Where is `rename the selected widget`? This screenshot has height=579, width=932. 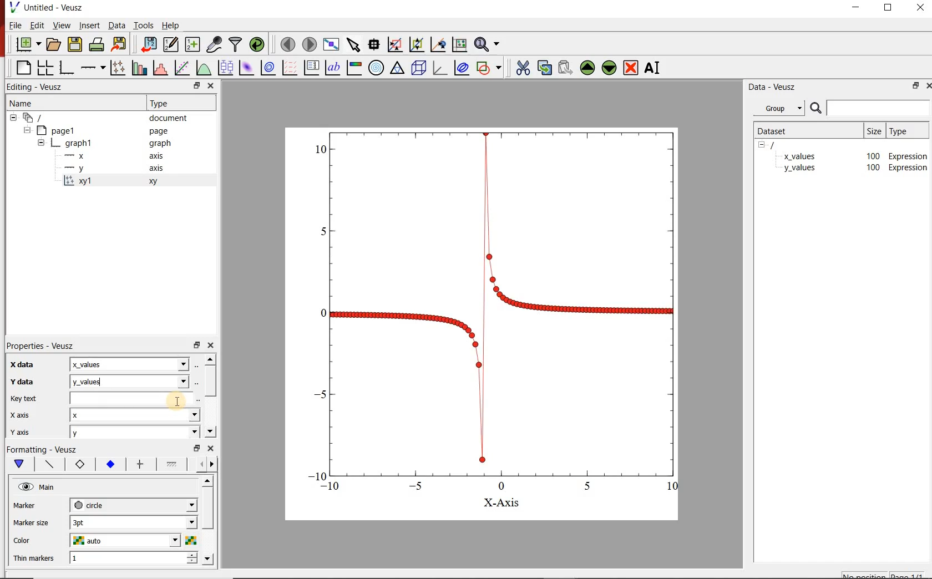
rename the selected widget is located at coordinates (654, 69).